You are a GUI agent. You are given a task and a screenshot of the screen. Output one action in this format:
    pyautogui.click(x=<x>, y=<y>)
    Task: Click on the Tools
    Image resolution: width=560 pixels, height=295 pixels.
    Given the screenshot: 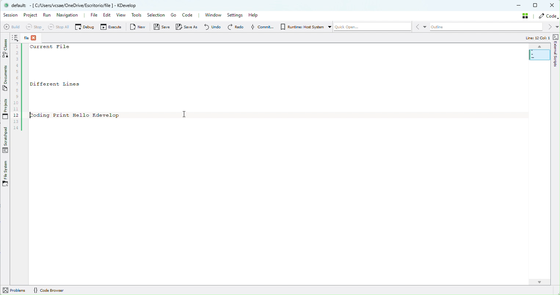 What is the action you would take?
    pyautogui.click(x=137, y=15)
    